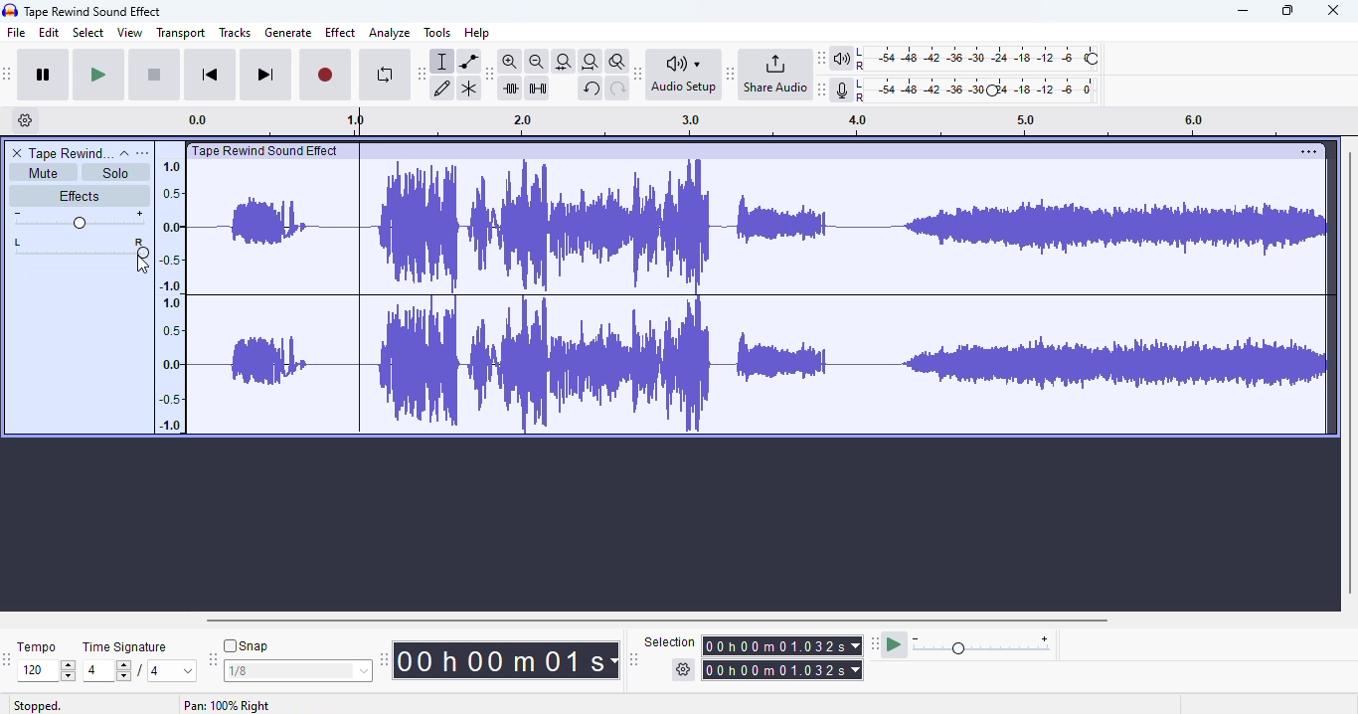 This screenshot has width=1358, height=714. Describe the element at coordinates (687, 75) in the screenshot. I see `audio setup` at that location.